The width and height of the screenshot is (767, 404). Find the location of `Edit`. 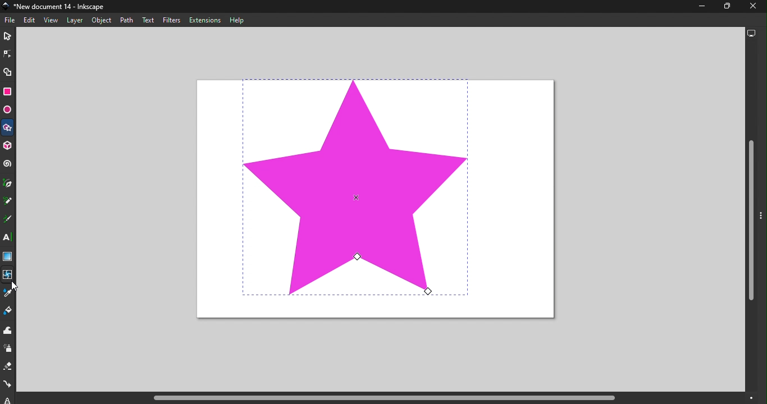

Edit is located at coordinates (31, 20).